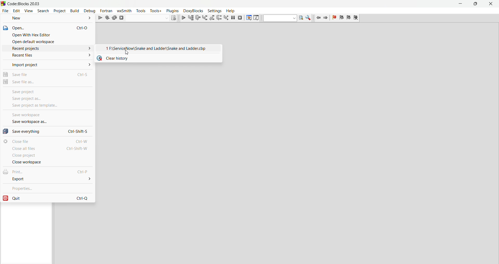  I want to click on previous bookmark, so click(342, 18).